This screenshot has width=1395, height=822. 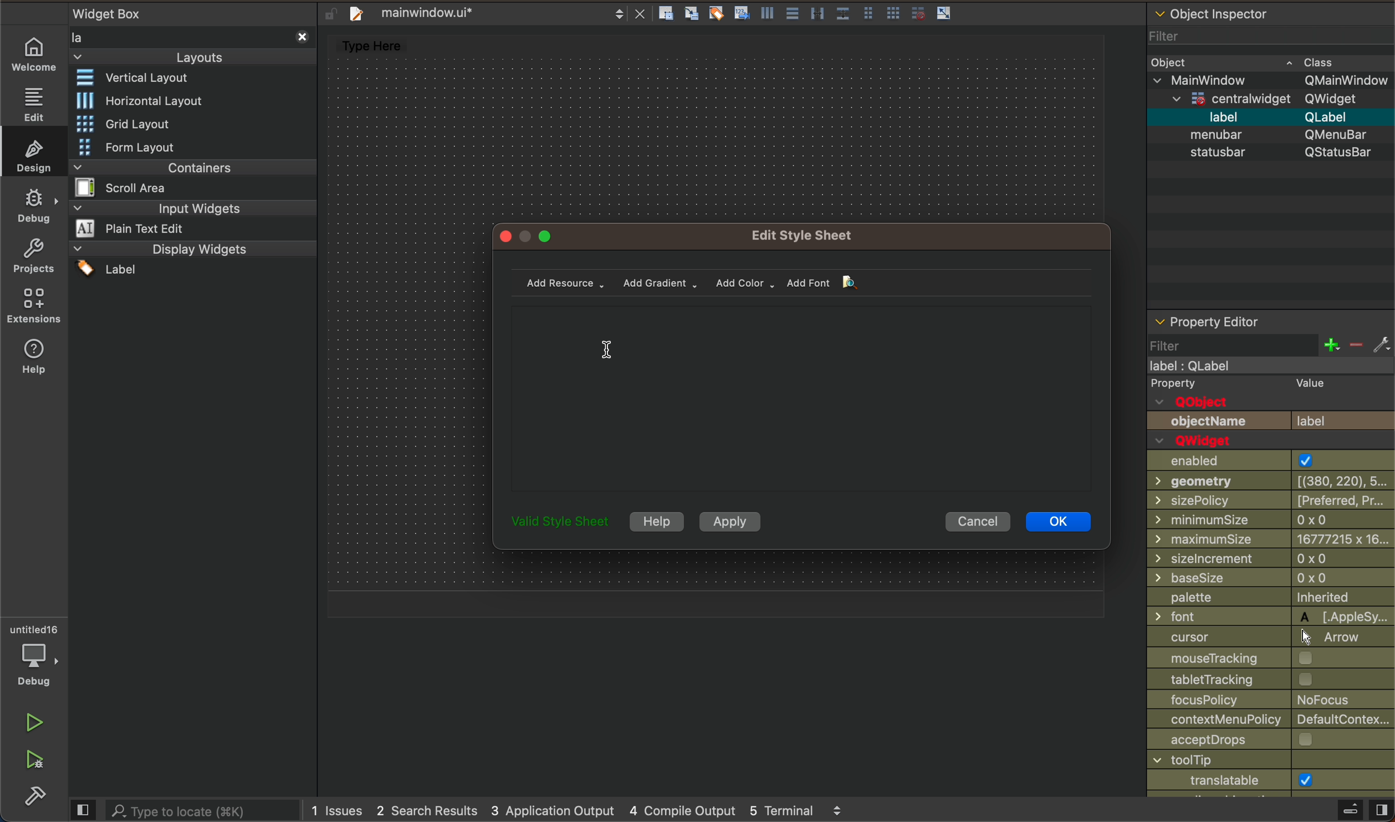 What do you see at coordinates (682, 808) in the screenshot?
I see `4 compile output` at bounding box center [682, 808].